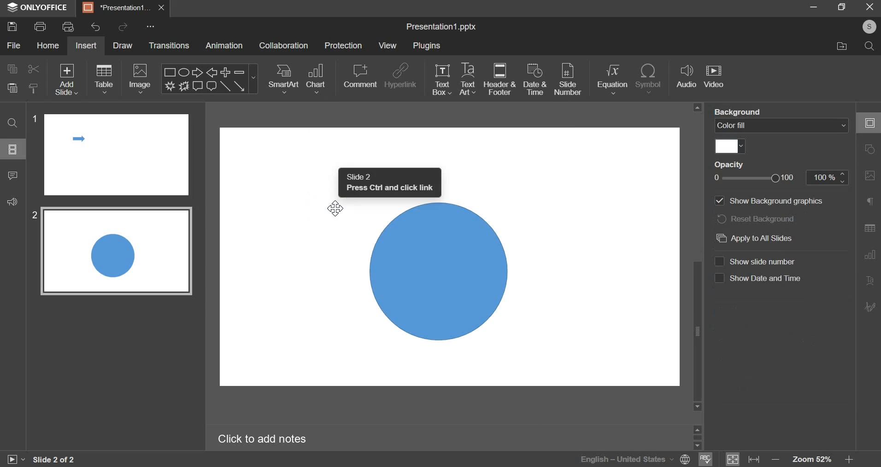 The width and height of the screenshot is (881, 467). Describe the element at coordinates (872, 202) in the screenshot. I see `Paragraph settings` at that location.